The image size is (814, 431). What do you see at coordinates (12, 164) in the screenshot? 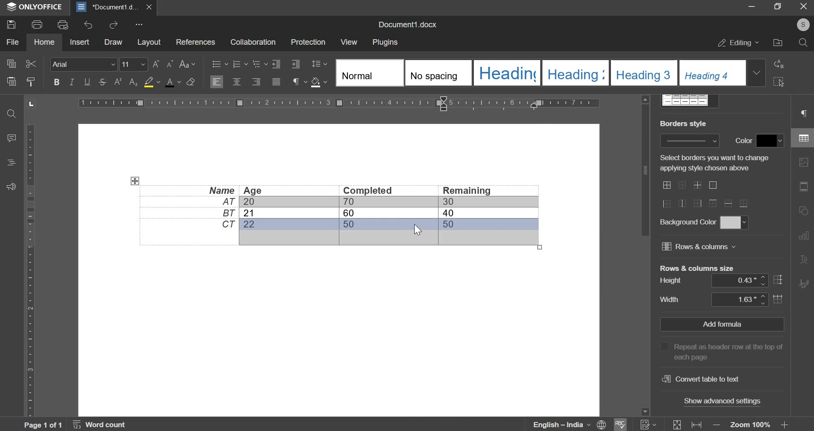
I see `alignment` at bounding box center [12, 164].